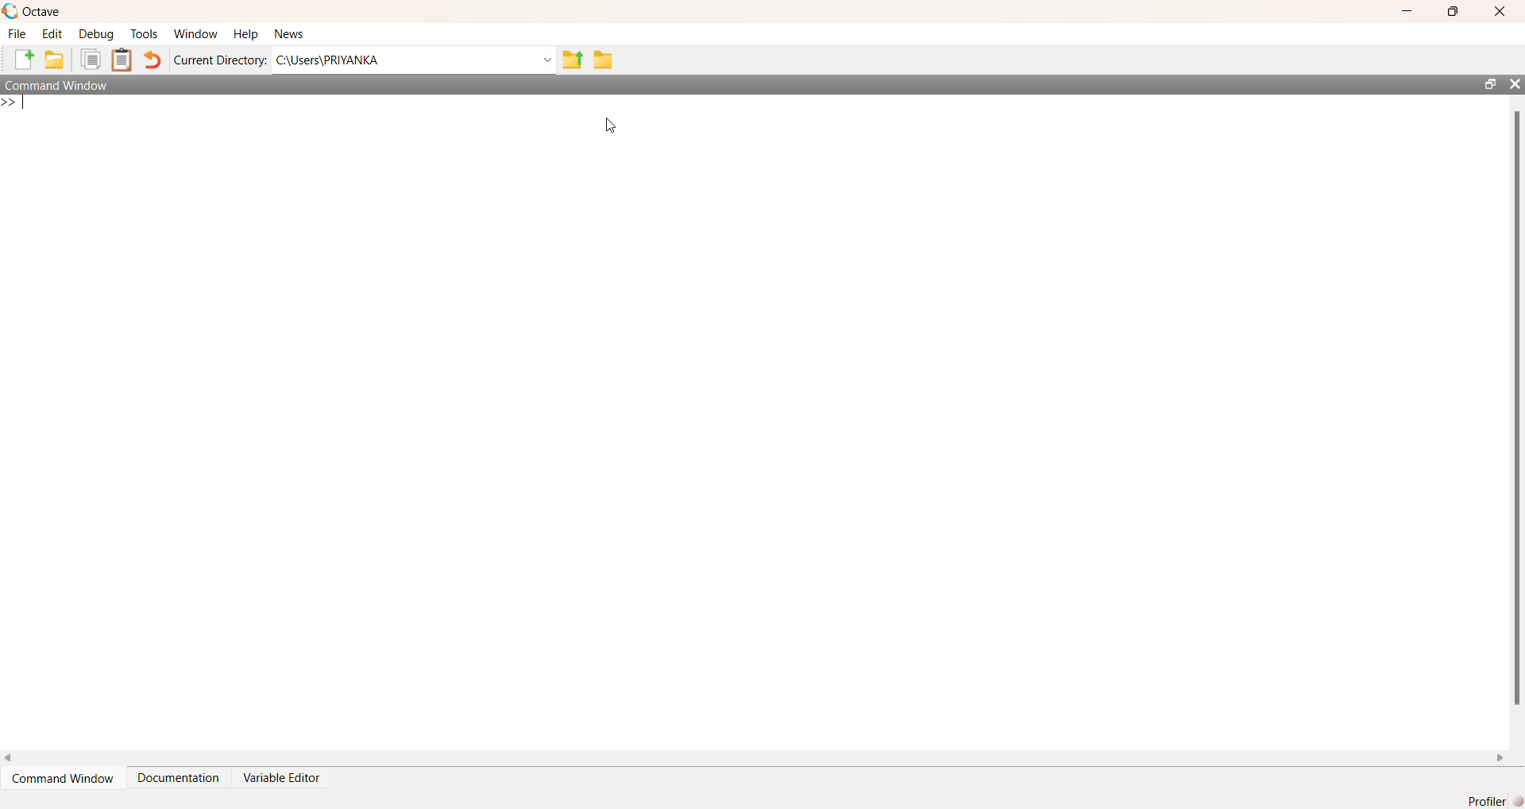  I want to click on folder, so click(53, 59).